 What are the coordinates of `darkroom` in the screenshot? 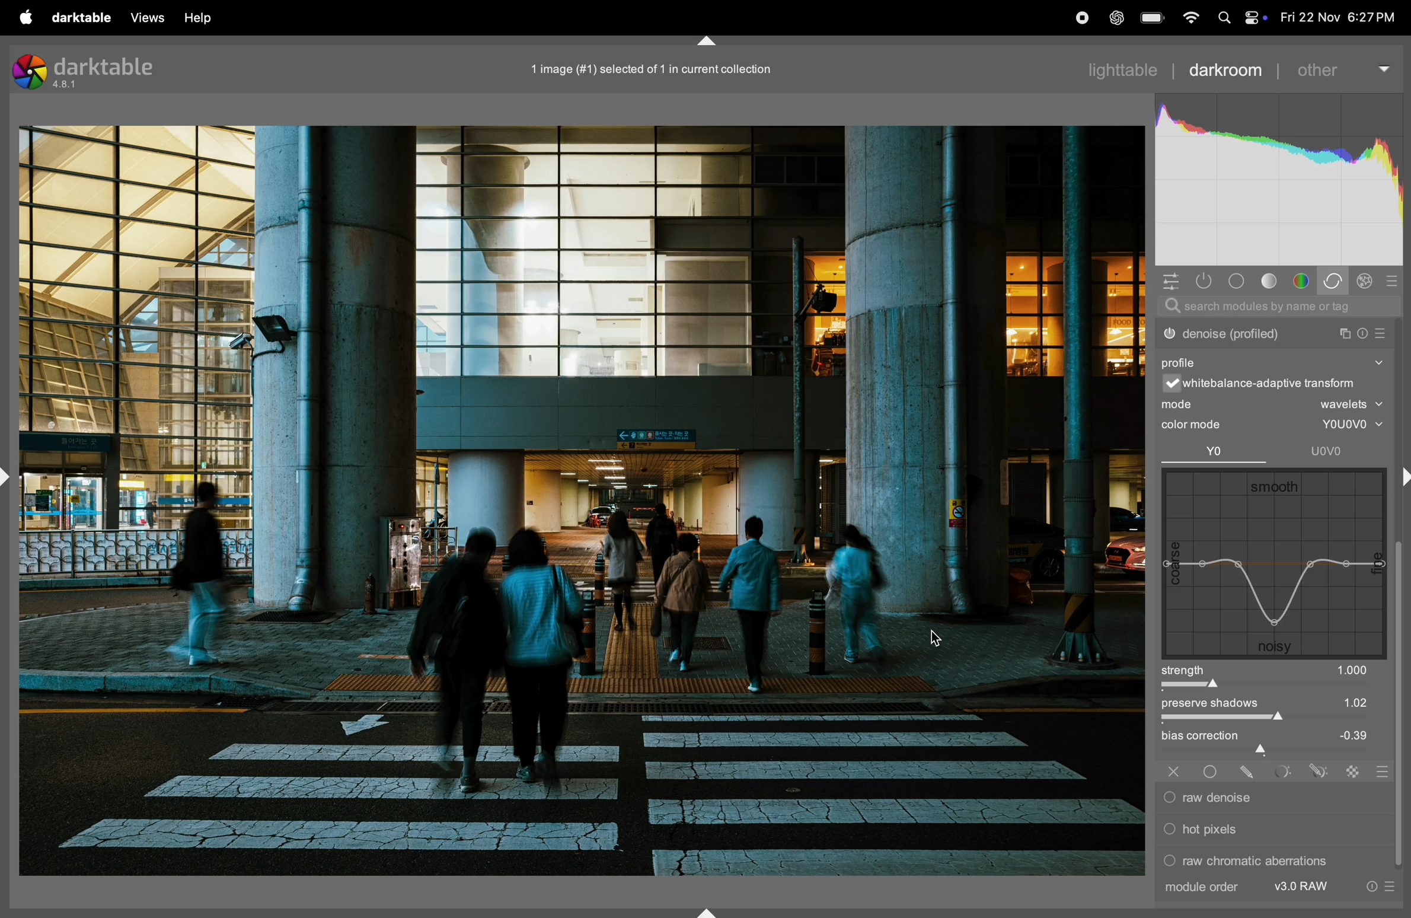 It's located at (1229, 72).